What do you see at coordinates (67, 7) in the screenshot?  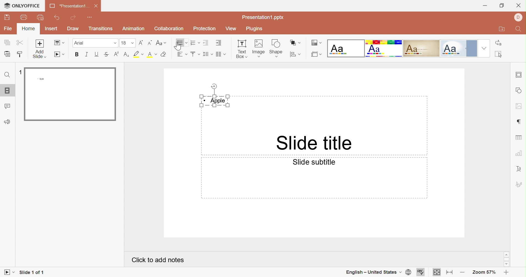 I see `Presentation1` at bounding box center [67, 7].